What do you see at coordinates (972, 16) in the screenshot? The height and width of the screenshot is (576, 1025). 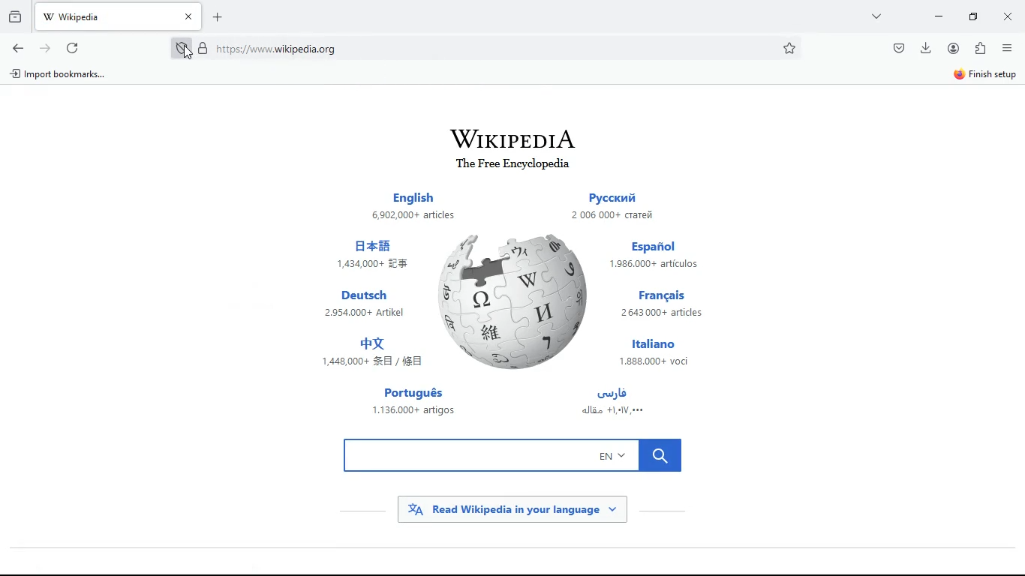 I see `maximize` at bounding box center [972, 16].